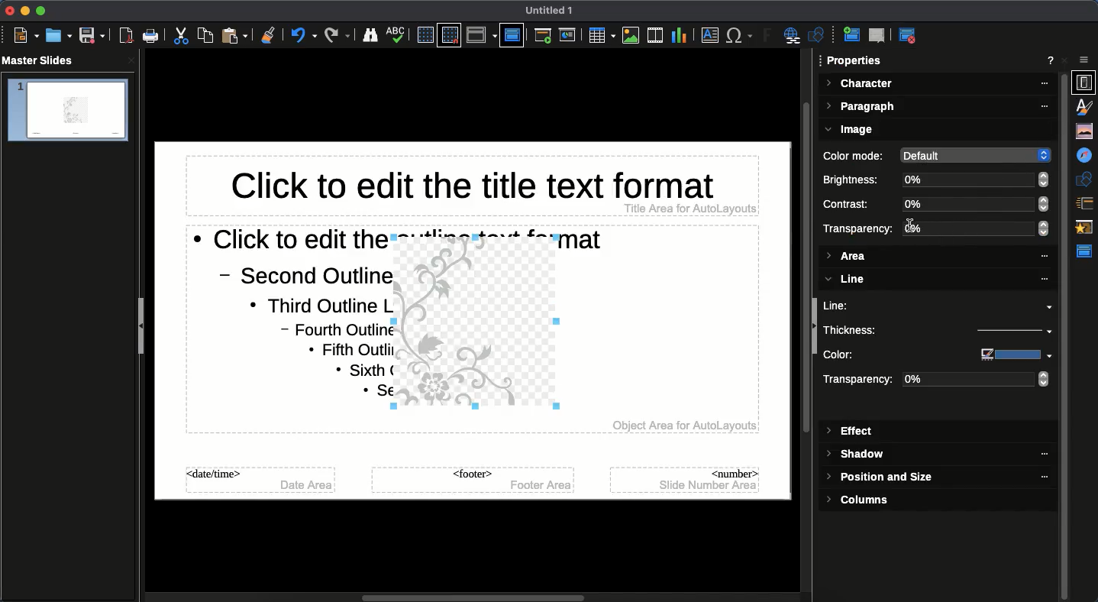 Image resolution: width=1098 pixels, height=602 pixels. Describe the element at coordinates (941, 306) in the screenshot. I see `Line` at that location.